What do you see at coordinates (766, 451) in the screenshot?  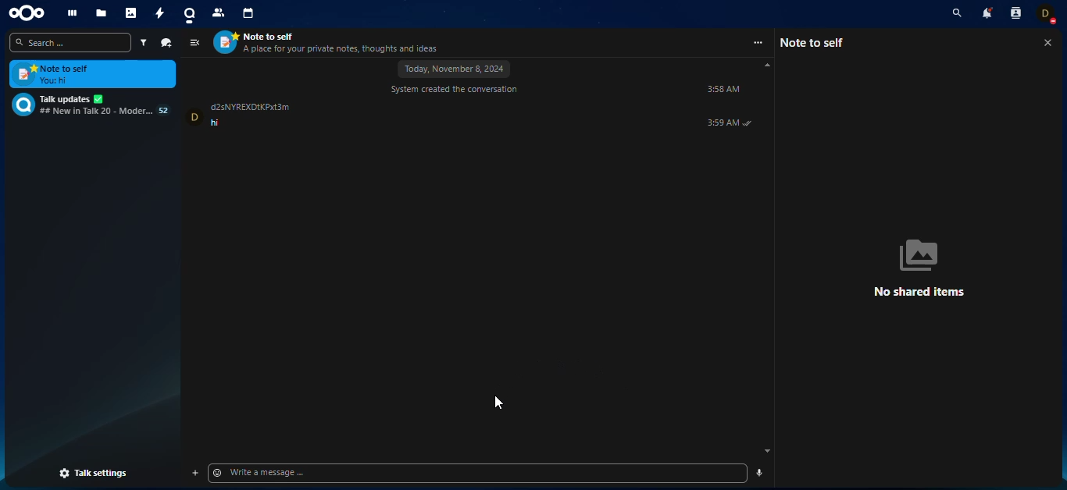 I see `scroll down` at bounding box center [766, 451].